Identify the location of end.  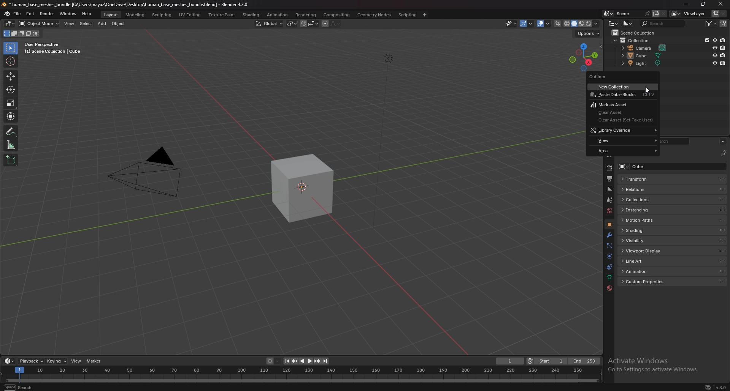
(584, 361).